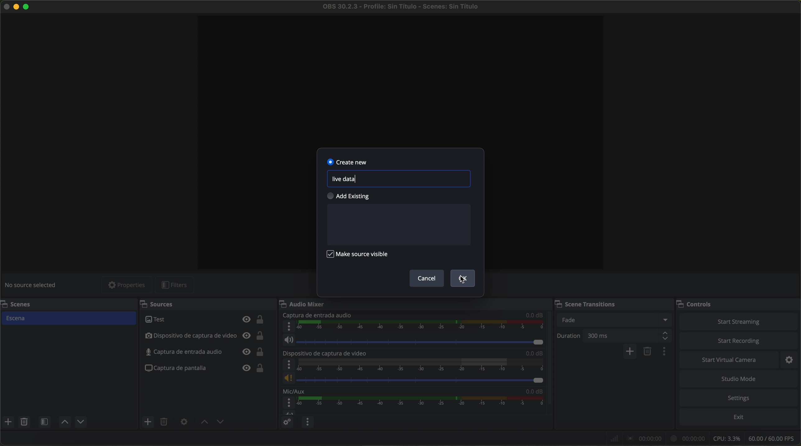 This screenshot has width=801, height=446. I want to click on transition properties, so click(665, 352).